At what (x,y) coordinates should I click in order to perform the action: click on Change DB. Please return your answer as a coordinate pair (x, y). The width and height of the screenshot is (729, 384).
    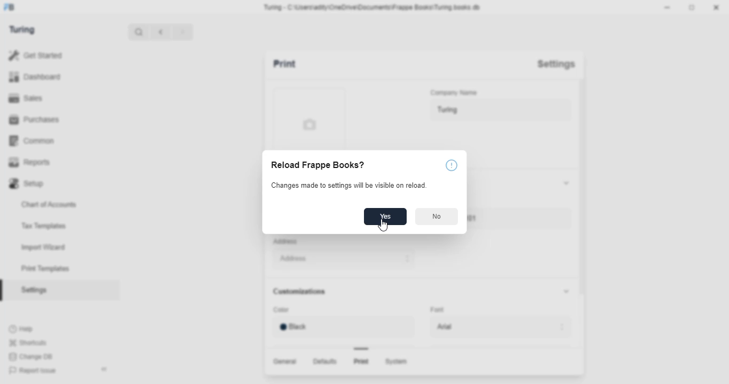
    Looking at the image, I should click on (32, 357).